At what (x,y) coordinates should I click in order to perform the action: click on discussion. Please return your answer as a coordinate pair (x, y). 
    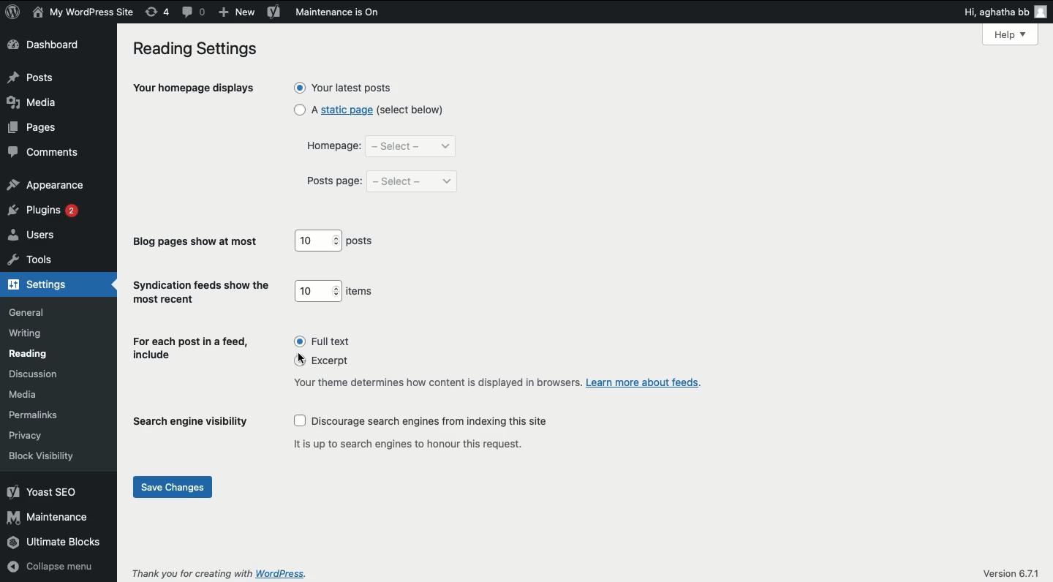
    Looking at the image, I should click on (31, 374).